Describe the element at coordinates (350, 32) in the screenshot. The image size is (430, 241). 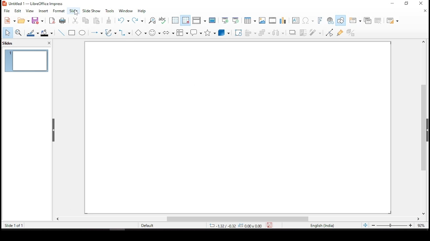
I see `toggle extrusion` at that location.